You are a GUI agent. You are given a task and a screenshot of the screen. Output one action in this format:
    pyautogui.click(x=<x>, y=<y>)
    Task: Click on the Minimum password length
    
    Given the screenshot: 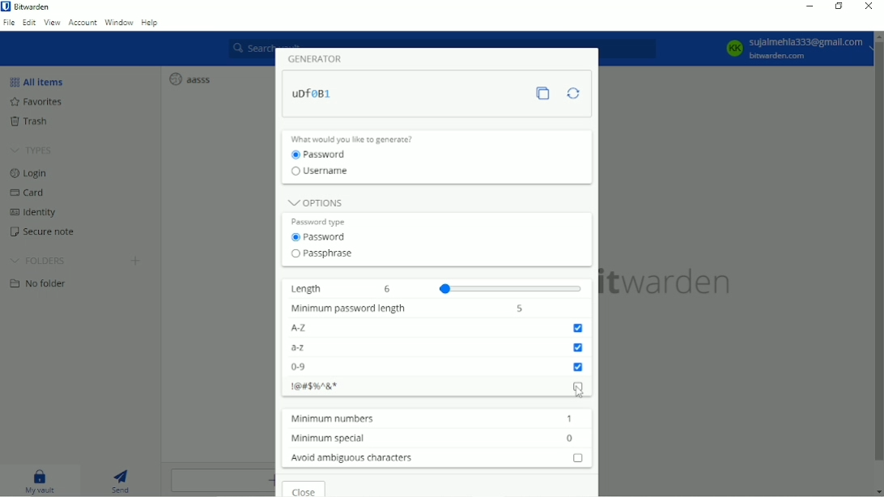 What is the action you would take?
    pyautogui.click(x=349, y=309)
    